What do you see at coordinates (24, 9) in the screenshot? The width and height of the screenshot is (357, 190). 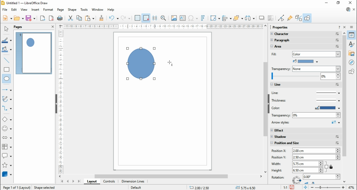 I see `view` at bounding box center [24, 9].